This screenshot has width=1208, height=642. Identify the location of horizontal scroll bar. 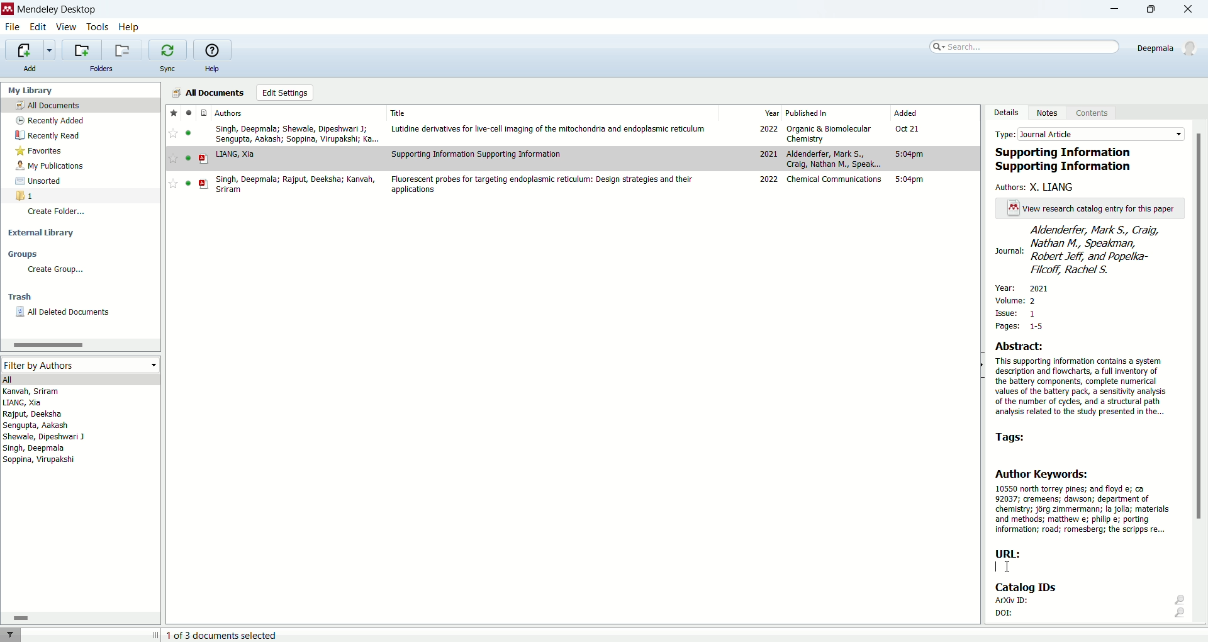
(79, 344).